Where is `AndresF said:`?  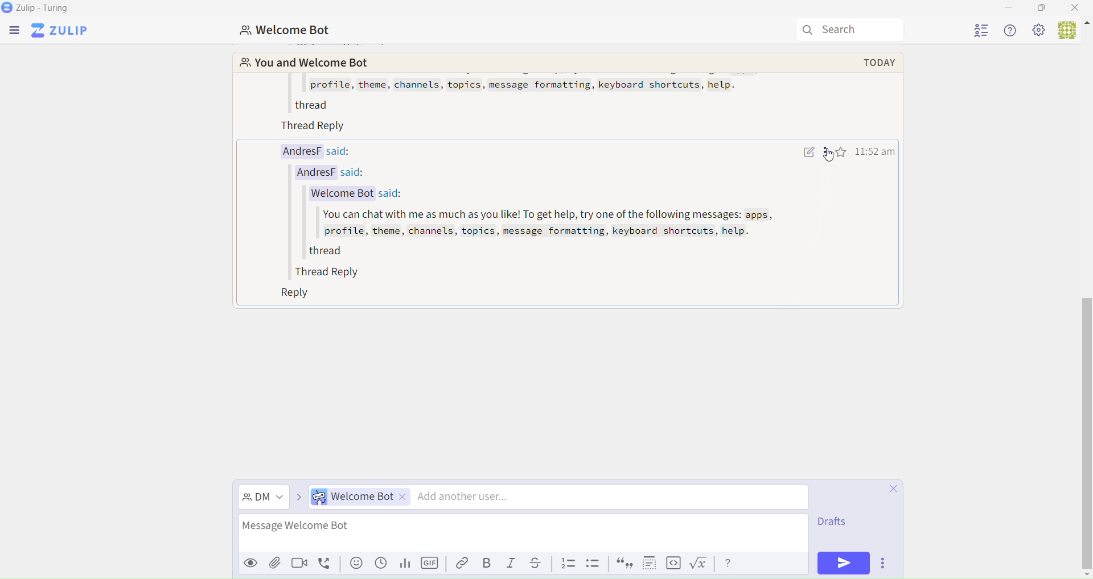
AndresF said: is located at coordinates (310, 150).